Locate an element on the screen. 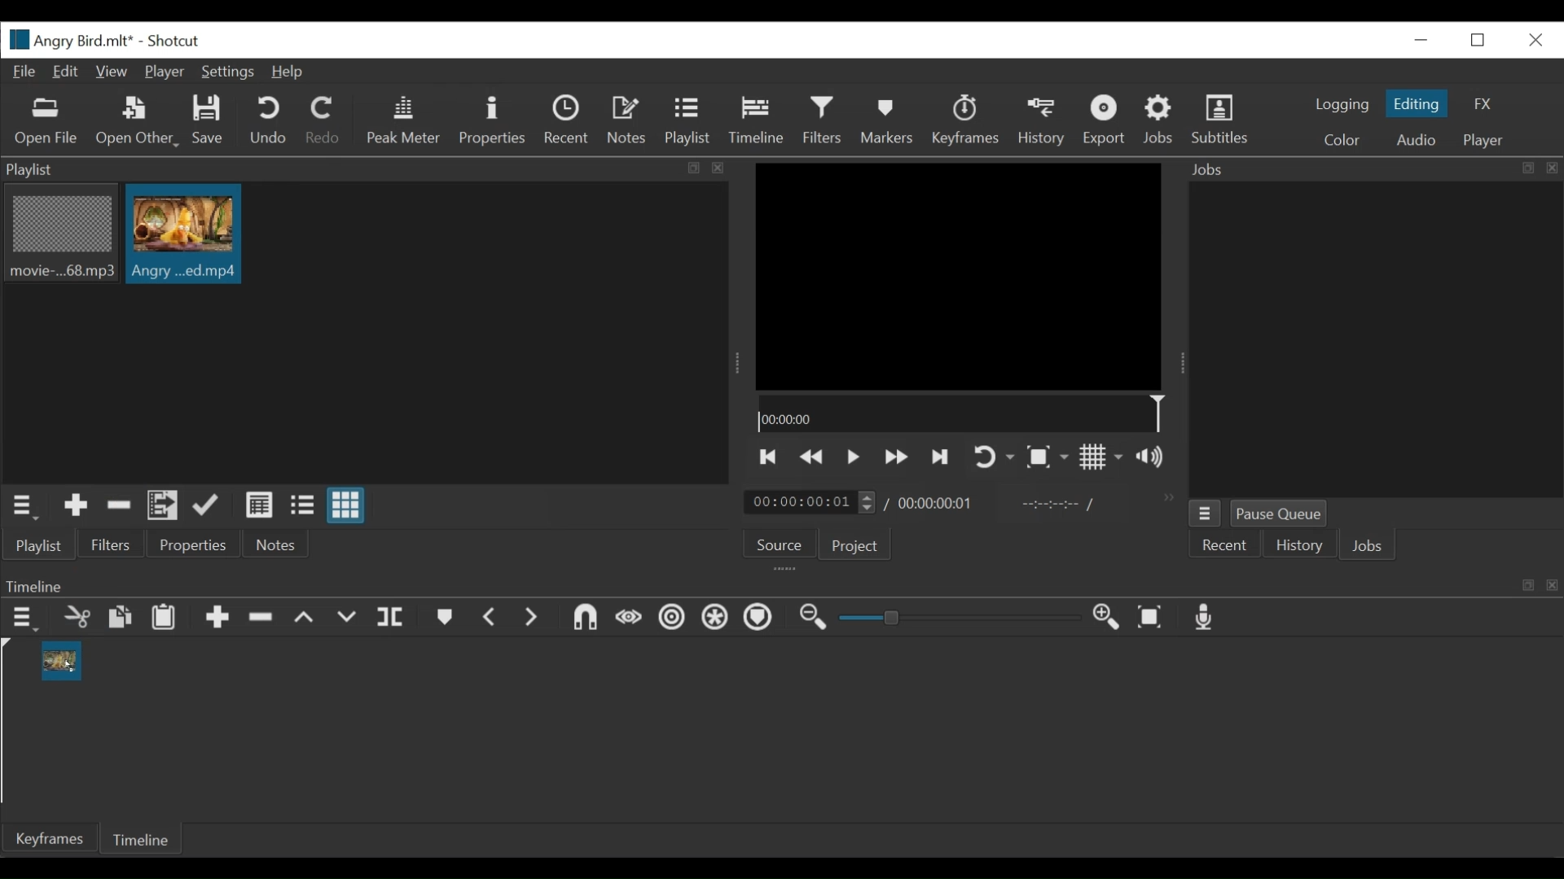  Scrub while dragging is located at coordinates (628, 620).